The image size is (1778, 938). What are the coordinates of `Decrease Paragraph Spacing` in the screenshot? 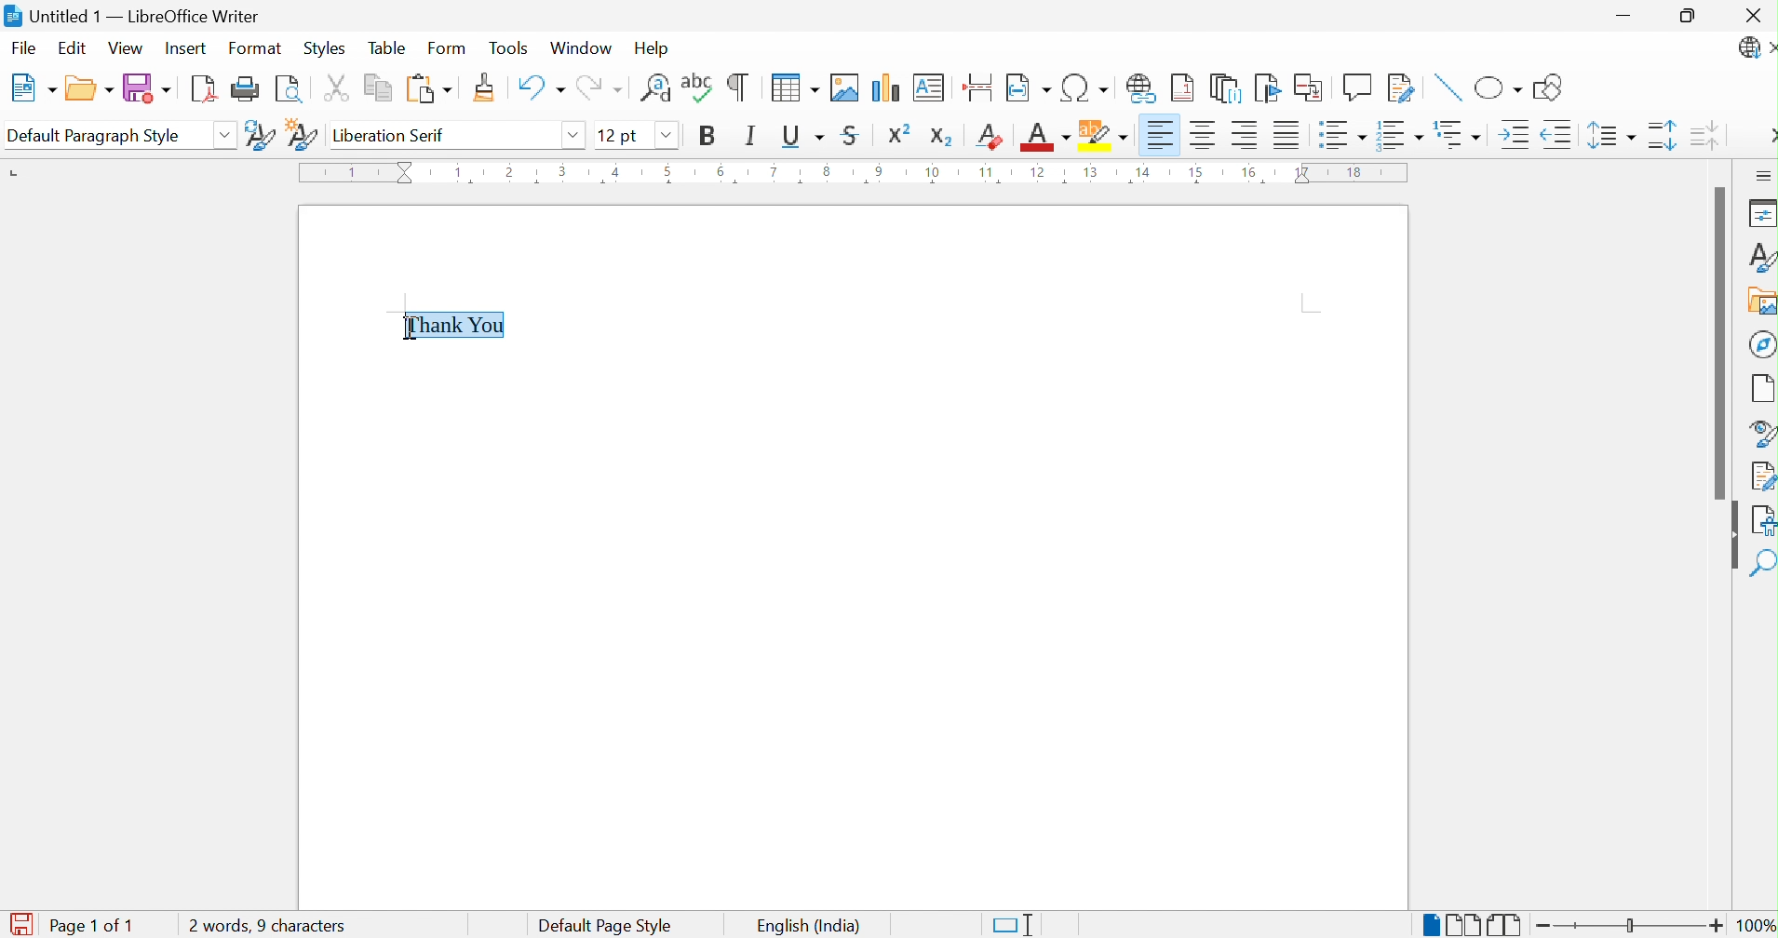 It's located at (1706, 138).